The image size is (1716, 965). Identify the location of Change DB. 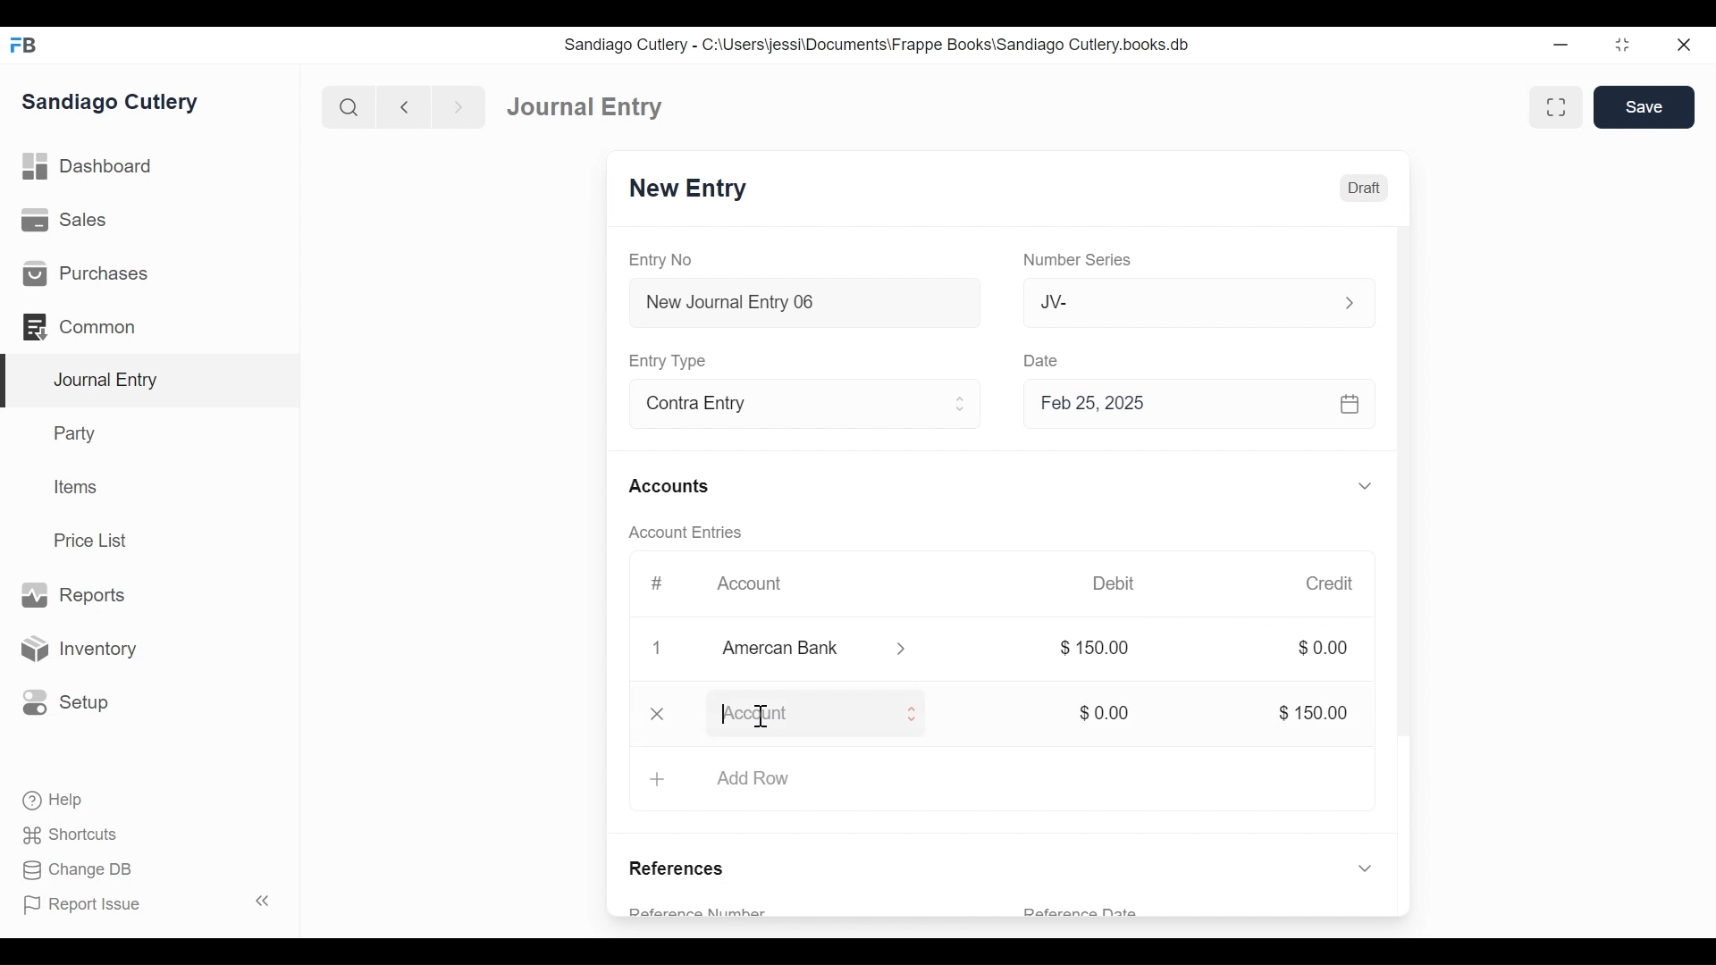
(80, 872).